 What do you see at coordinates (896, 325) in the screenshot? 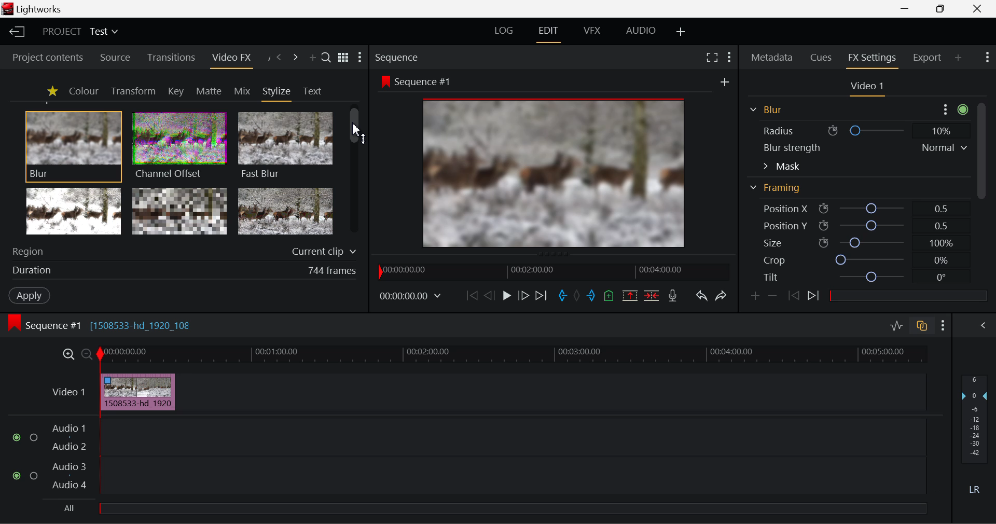
I see `Toggle audio levels editing` at bounding box center [896, 325].